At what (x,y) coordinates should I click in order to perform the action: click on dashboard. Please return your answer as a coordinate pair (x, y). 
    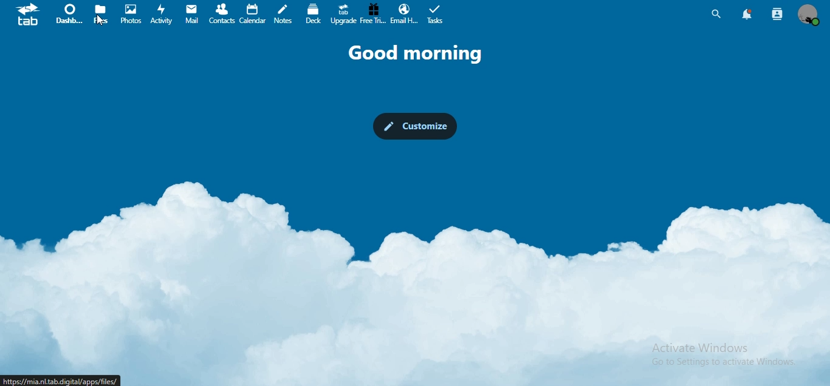
    Looking at the image, I should click on (69, 16).